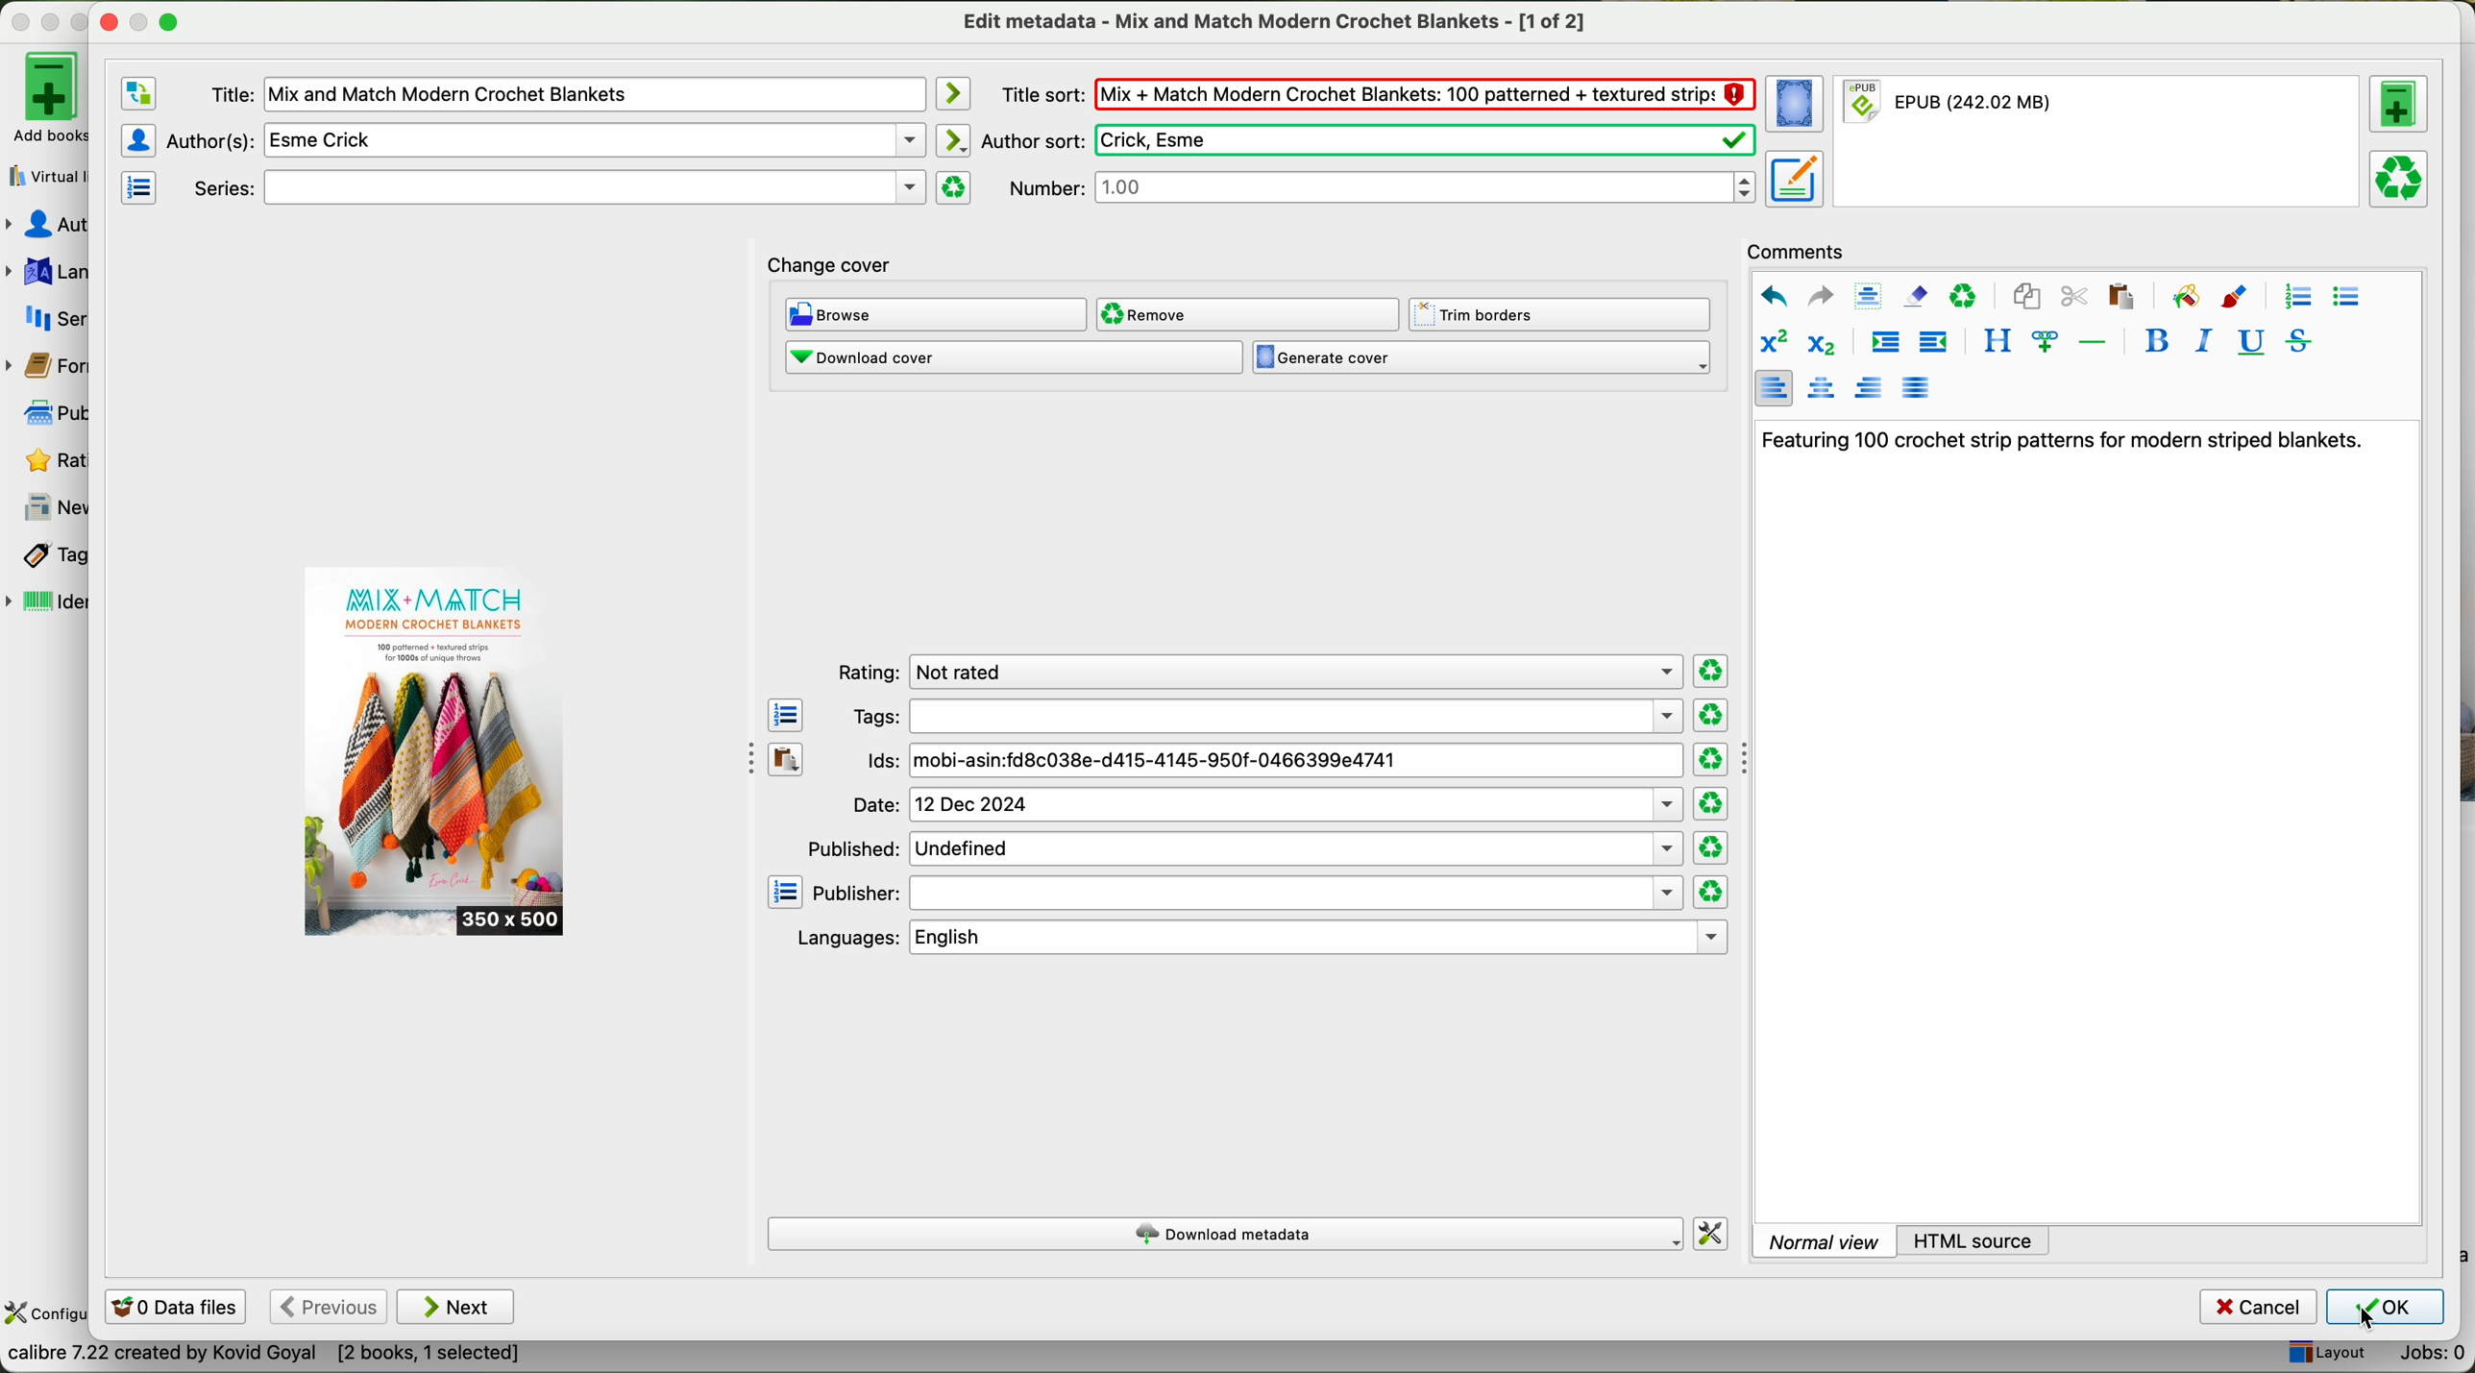  I want to click on change how calibre downloads metadata, so click(1712, 1235).